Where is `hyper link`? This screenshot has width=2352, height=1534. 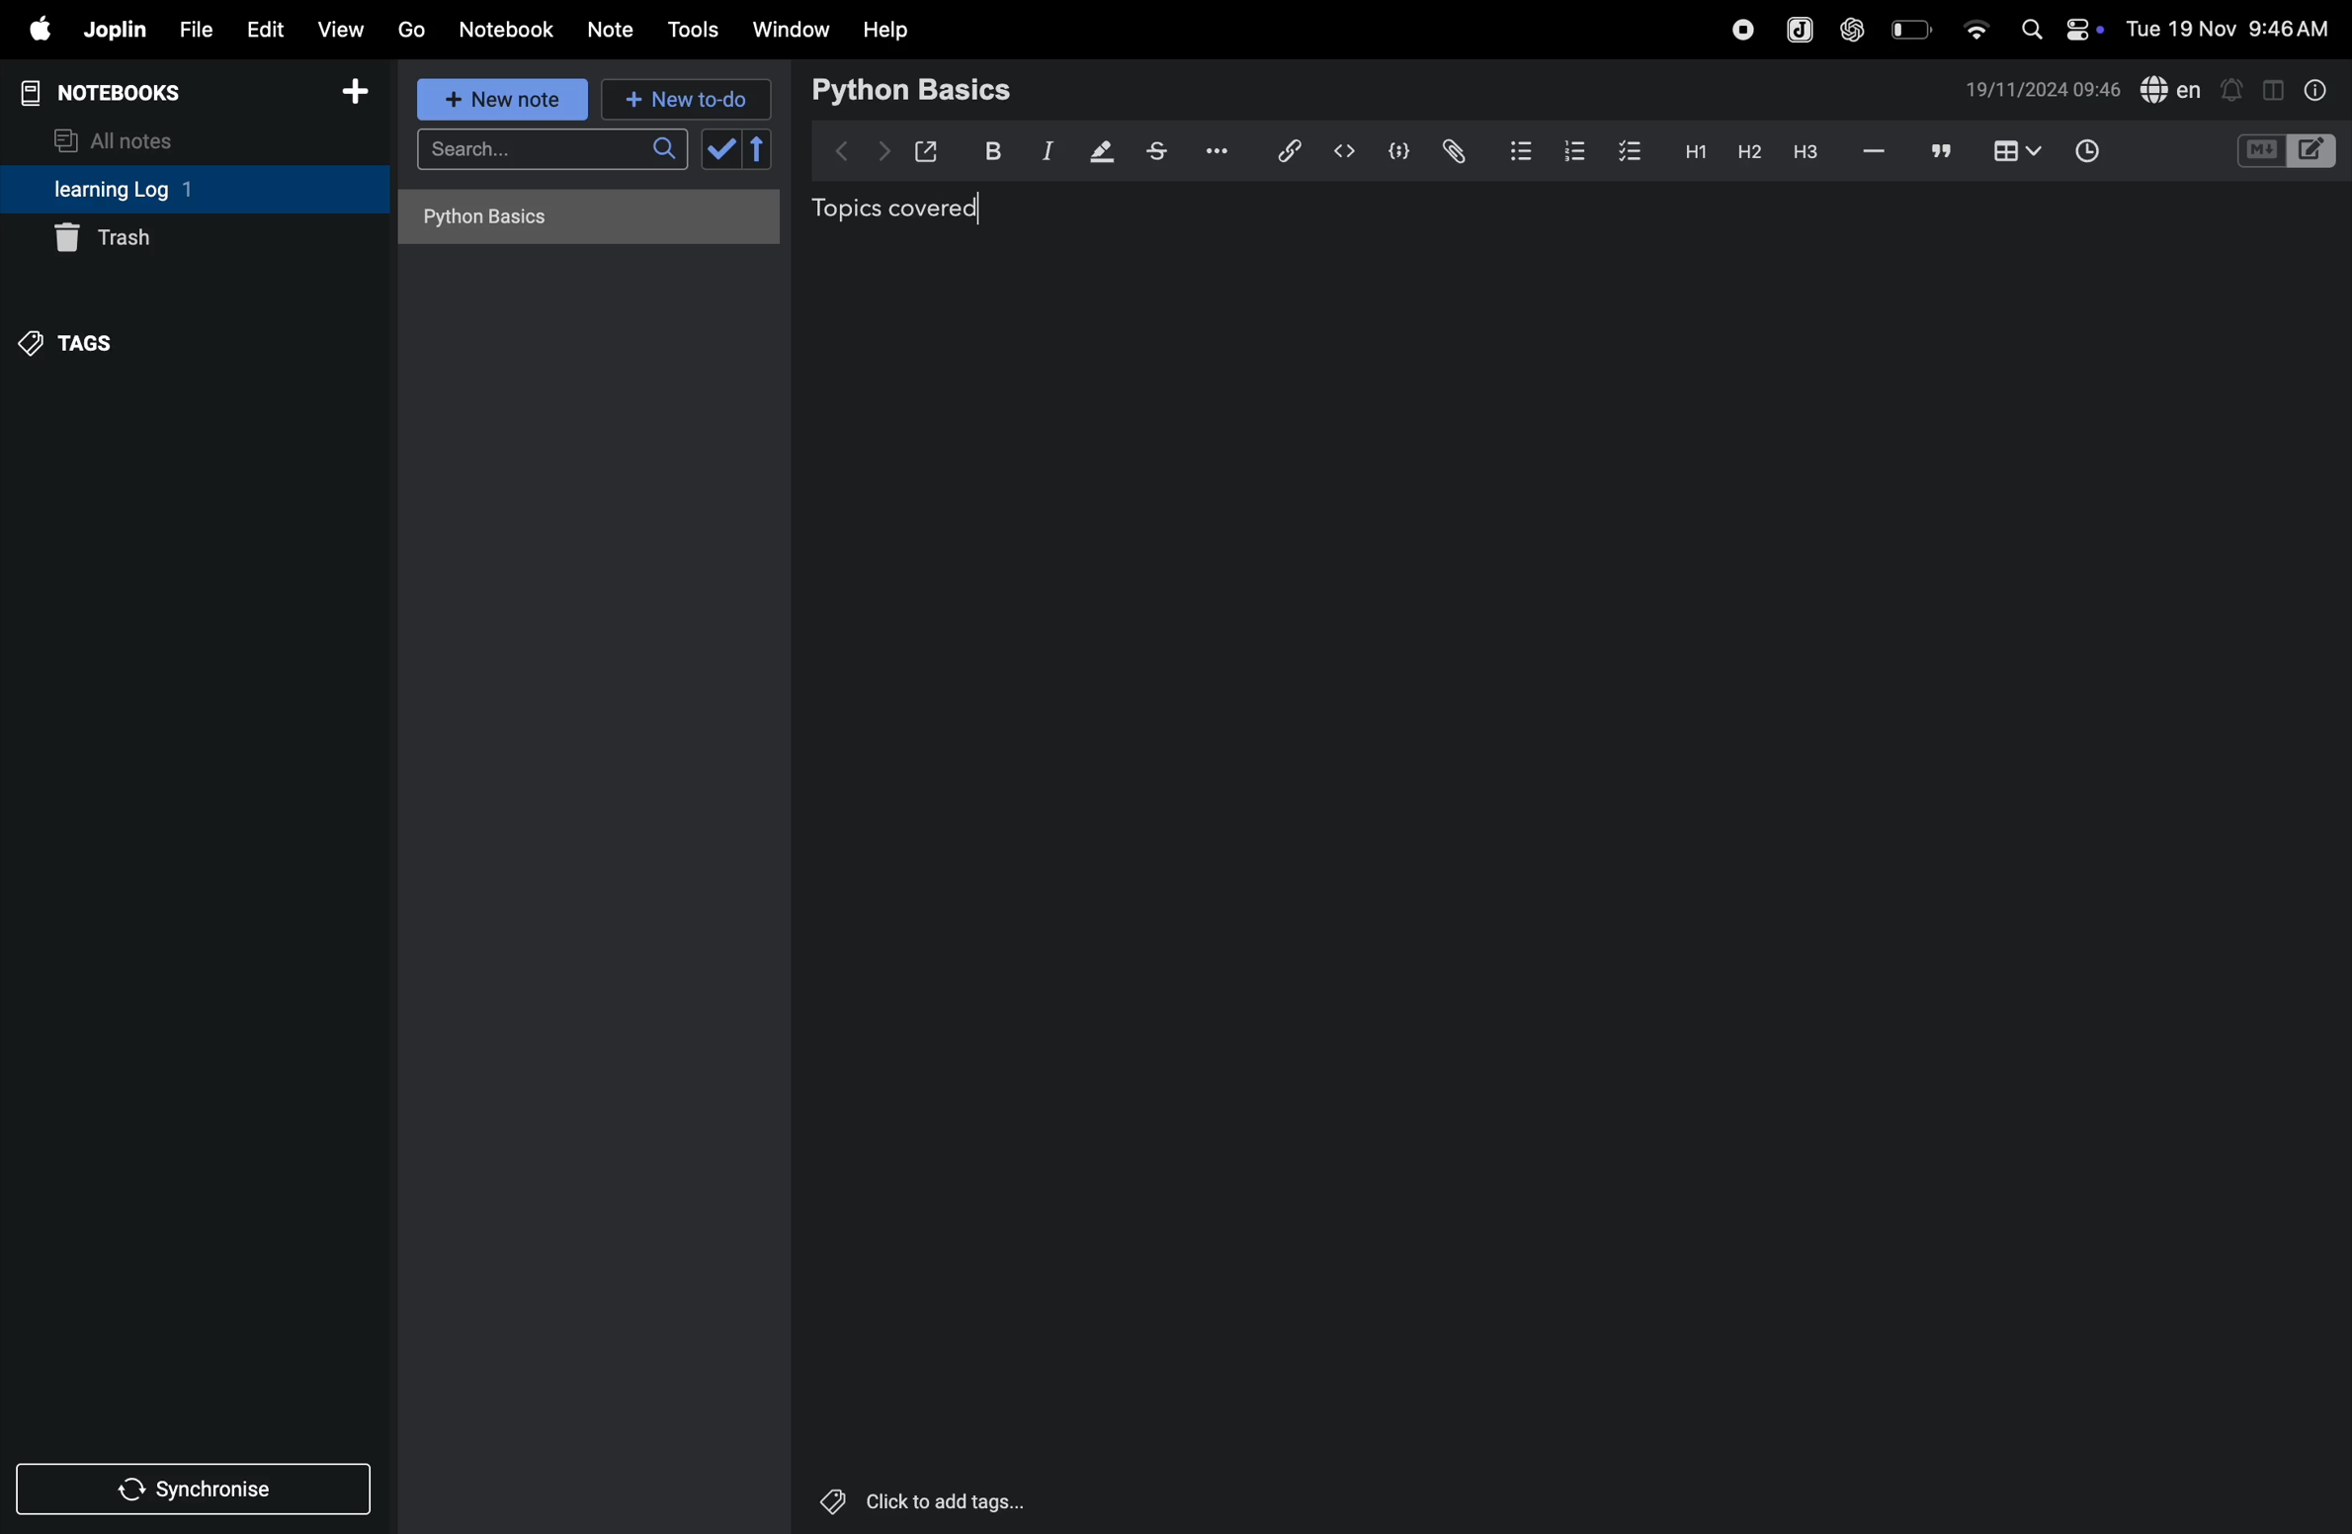
hyper link is located at coordinates (1287, 150).